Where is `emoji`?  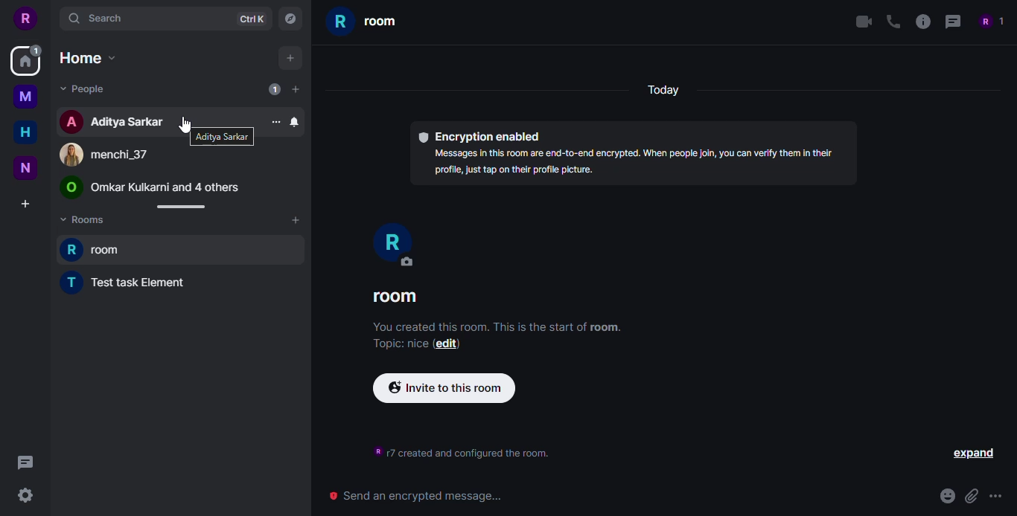 emoji is located at coordinates (947, 496).